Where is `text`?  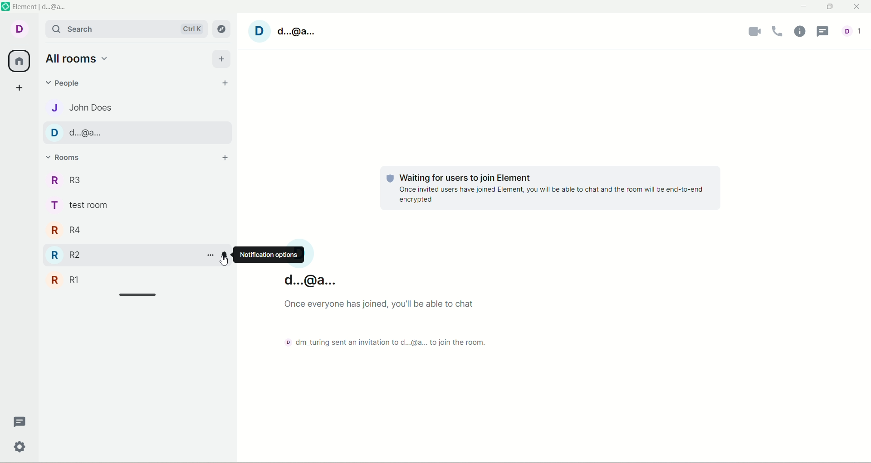 text is located at coordinates (393, 307).